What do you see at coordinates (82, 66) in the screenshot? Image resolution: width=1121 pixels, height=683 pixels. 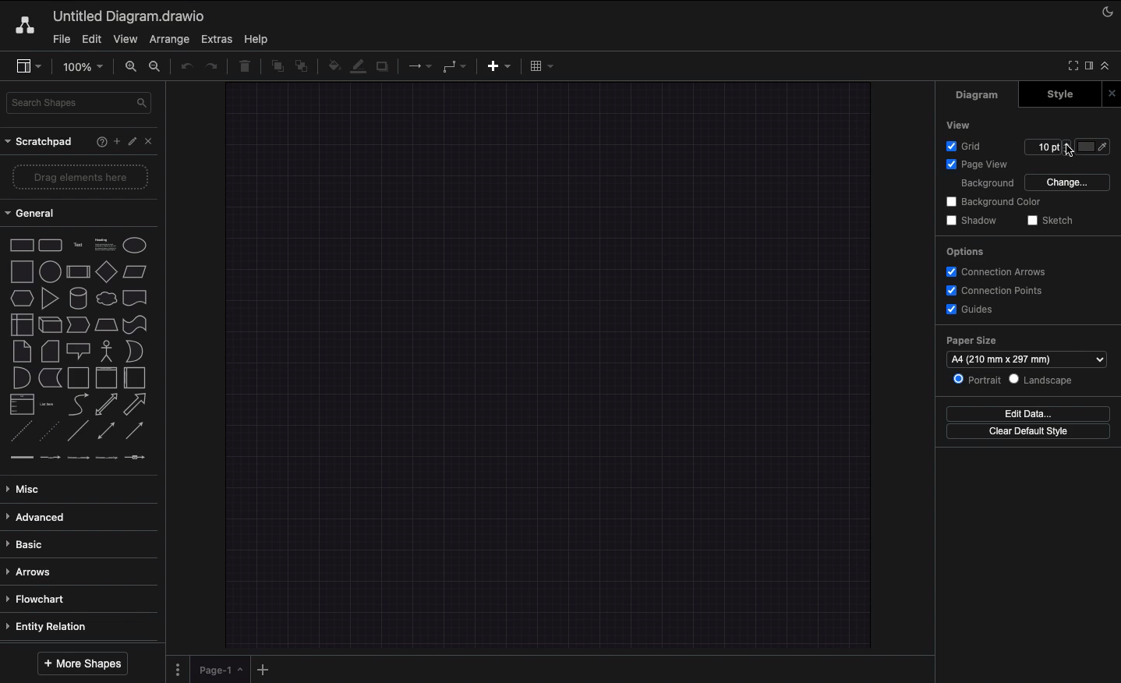 I see `Zoom` at bounding box center [82, 66].